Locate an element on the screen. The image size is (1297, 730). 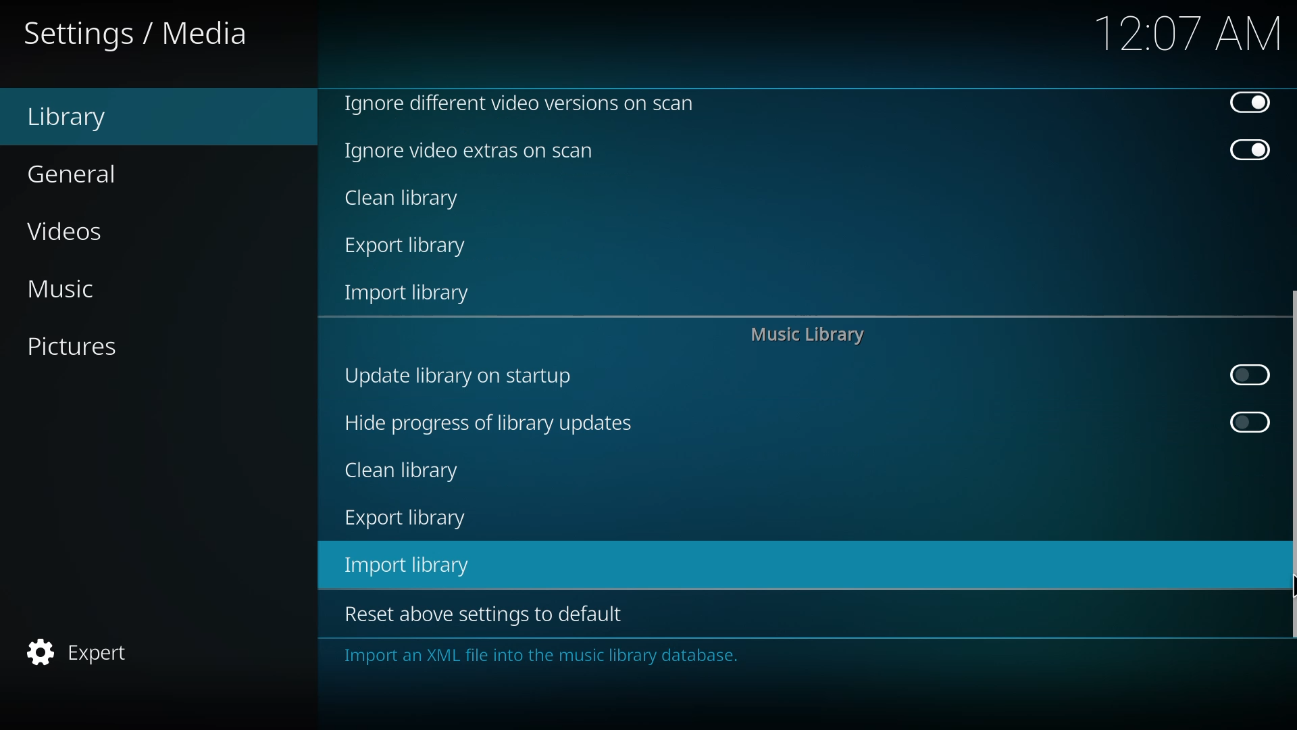
hide progress is located at coordinates (487, 423).